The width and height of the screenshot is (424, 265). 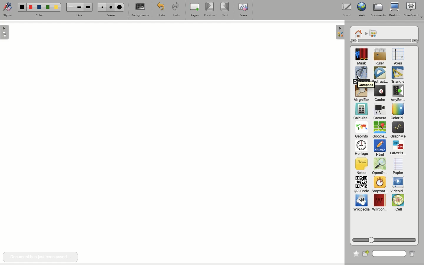 What do you see at coordinates (397, 75) in the screenshot?
I see `Triangle` at bounding box center [397, 75].